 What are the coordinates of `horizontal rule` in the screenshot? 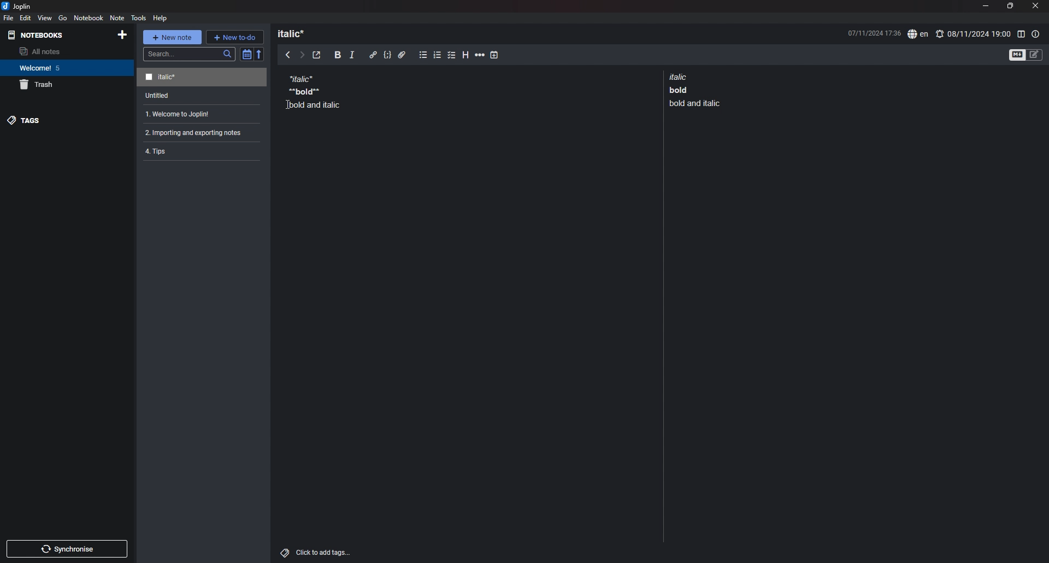 It's located at (480, 56).